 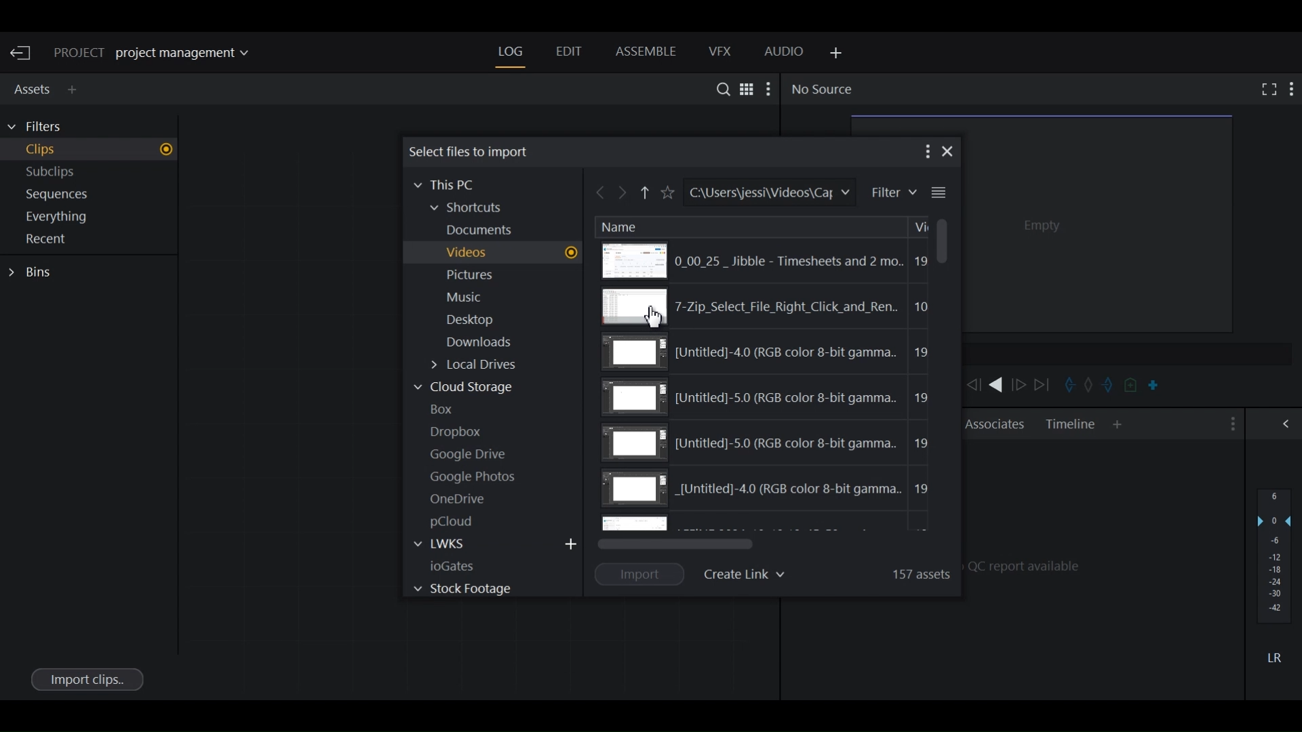 What do you see at coordinates (465, 388) in the screenshot?
I see `` at bounding box center [465, 388].